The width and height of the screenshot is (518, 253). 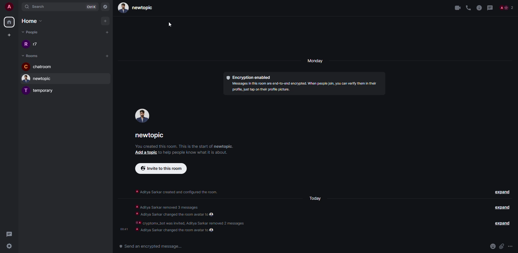 I want to click on people, so click(x=507, y=7).